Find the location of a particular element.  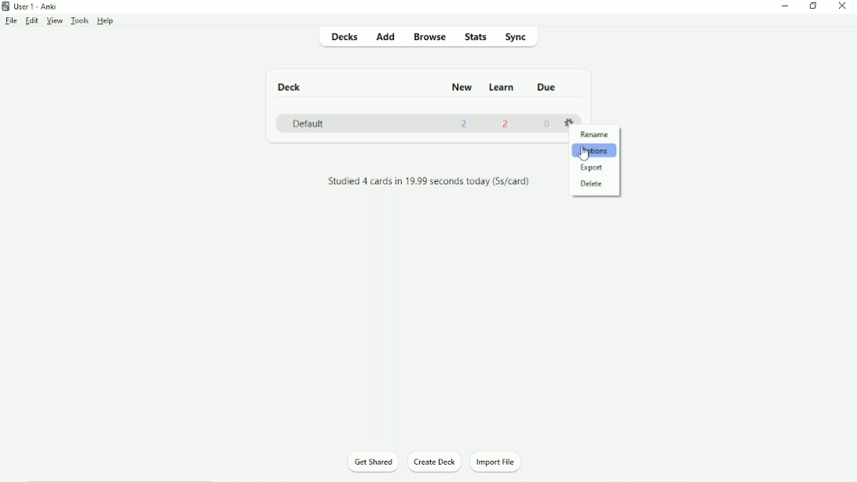

Edit is located at coordinates (32, 20).